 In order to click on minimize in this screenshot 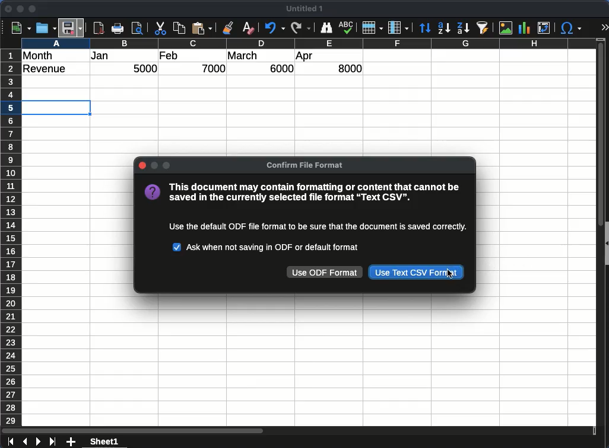, I will do `click(21, 9)`.